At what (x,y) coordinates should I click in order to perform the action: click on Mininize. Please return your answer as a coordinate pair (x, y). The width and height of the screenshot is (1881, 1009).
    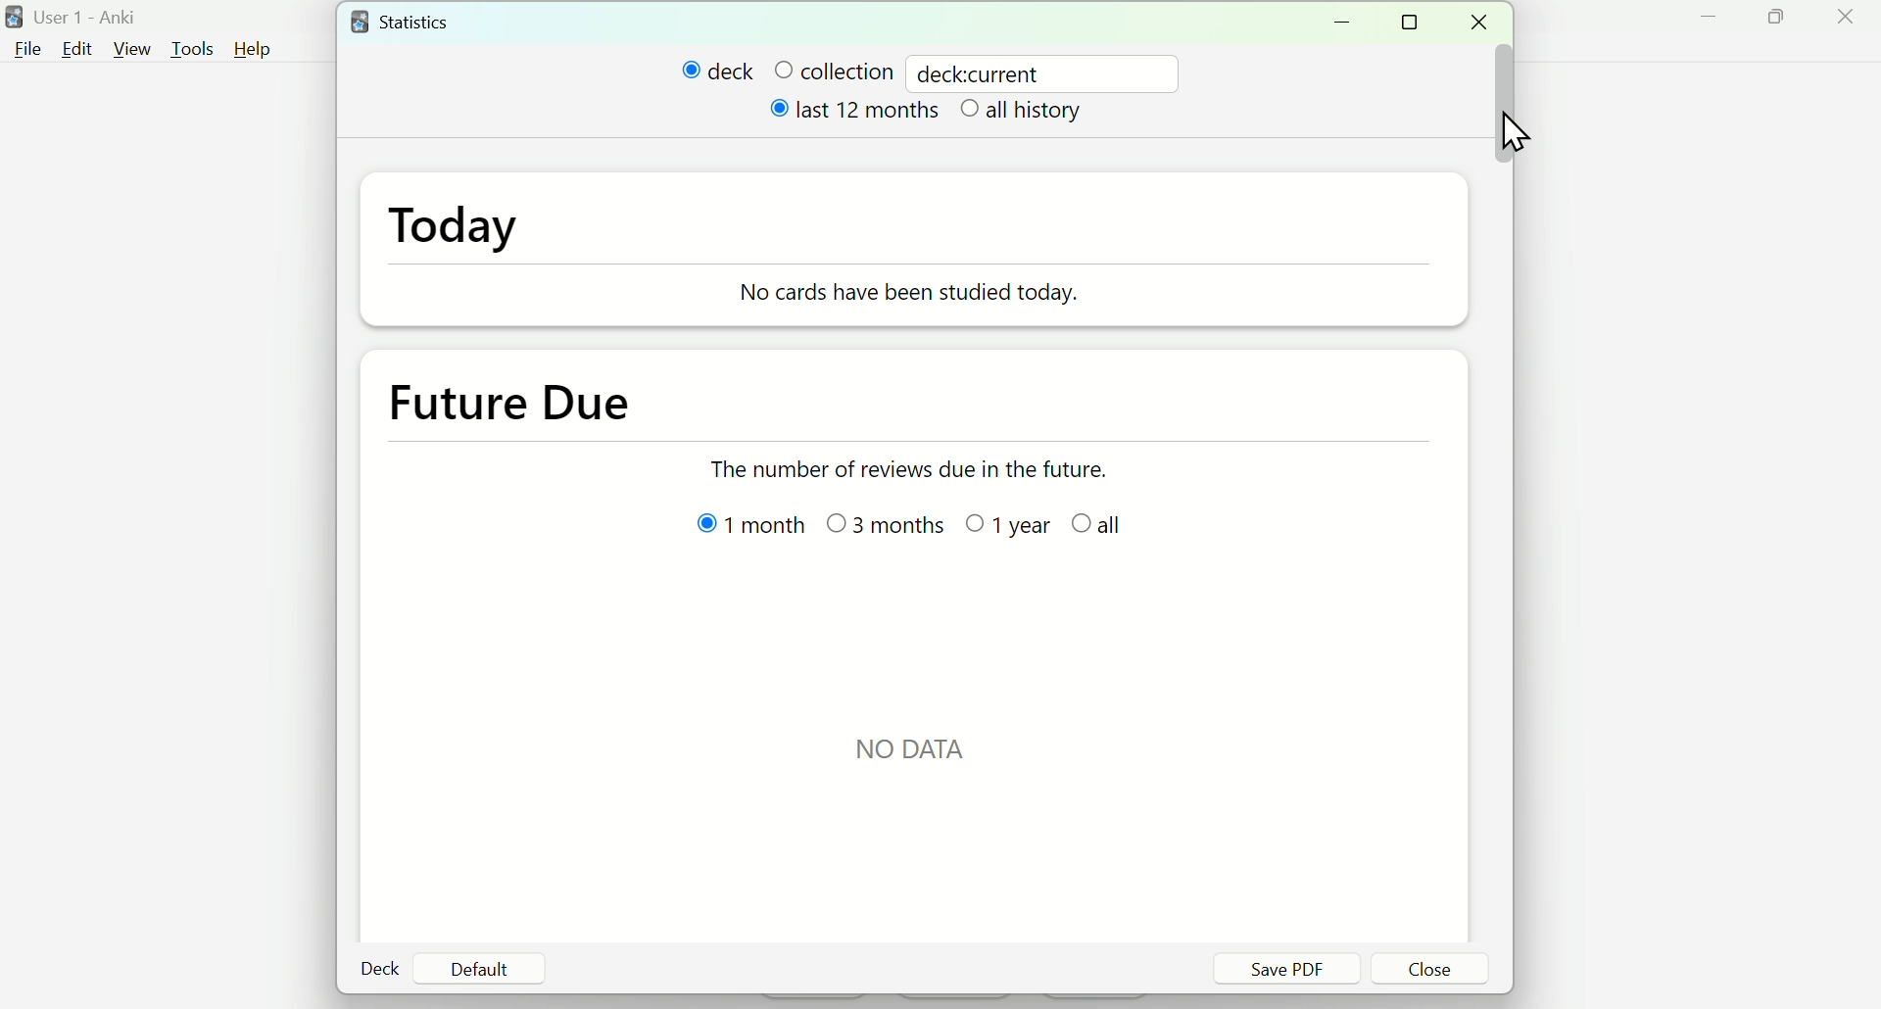
    Looking at the image, I should click on (1349, 22).